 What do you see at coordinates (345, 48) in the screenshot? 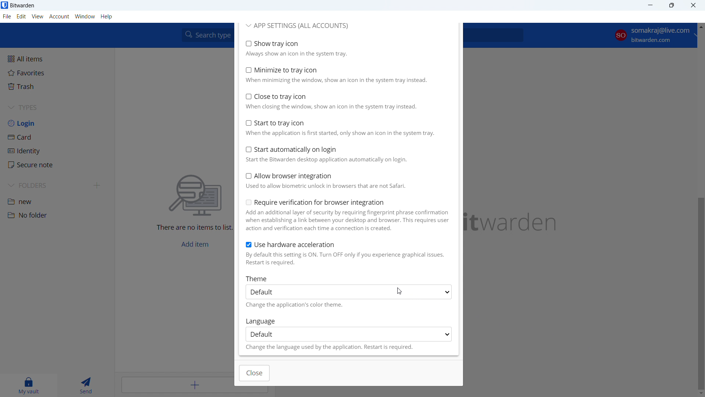
I see `show tray icon` at bounding box center [345, 48].